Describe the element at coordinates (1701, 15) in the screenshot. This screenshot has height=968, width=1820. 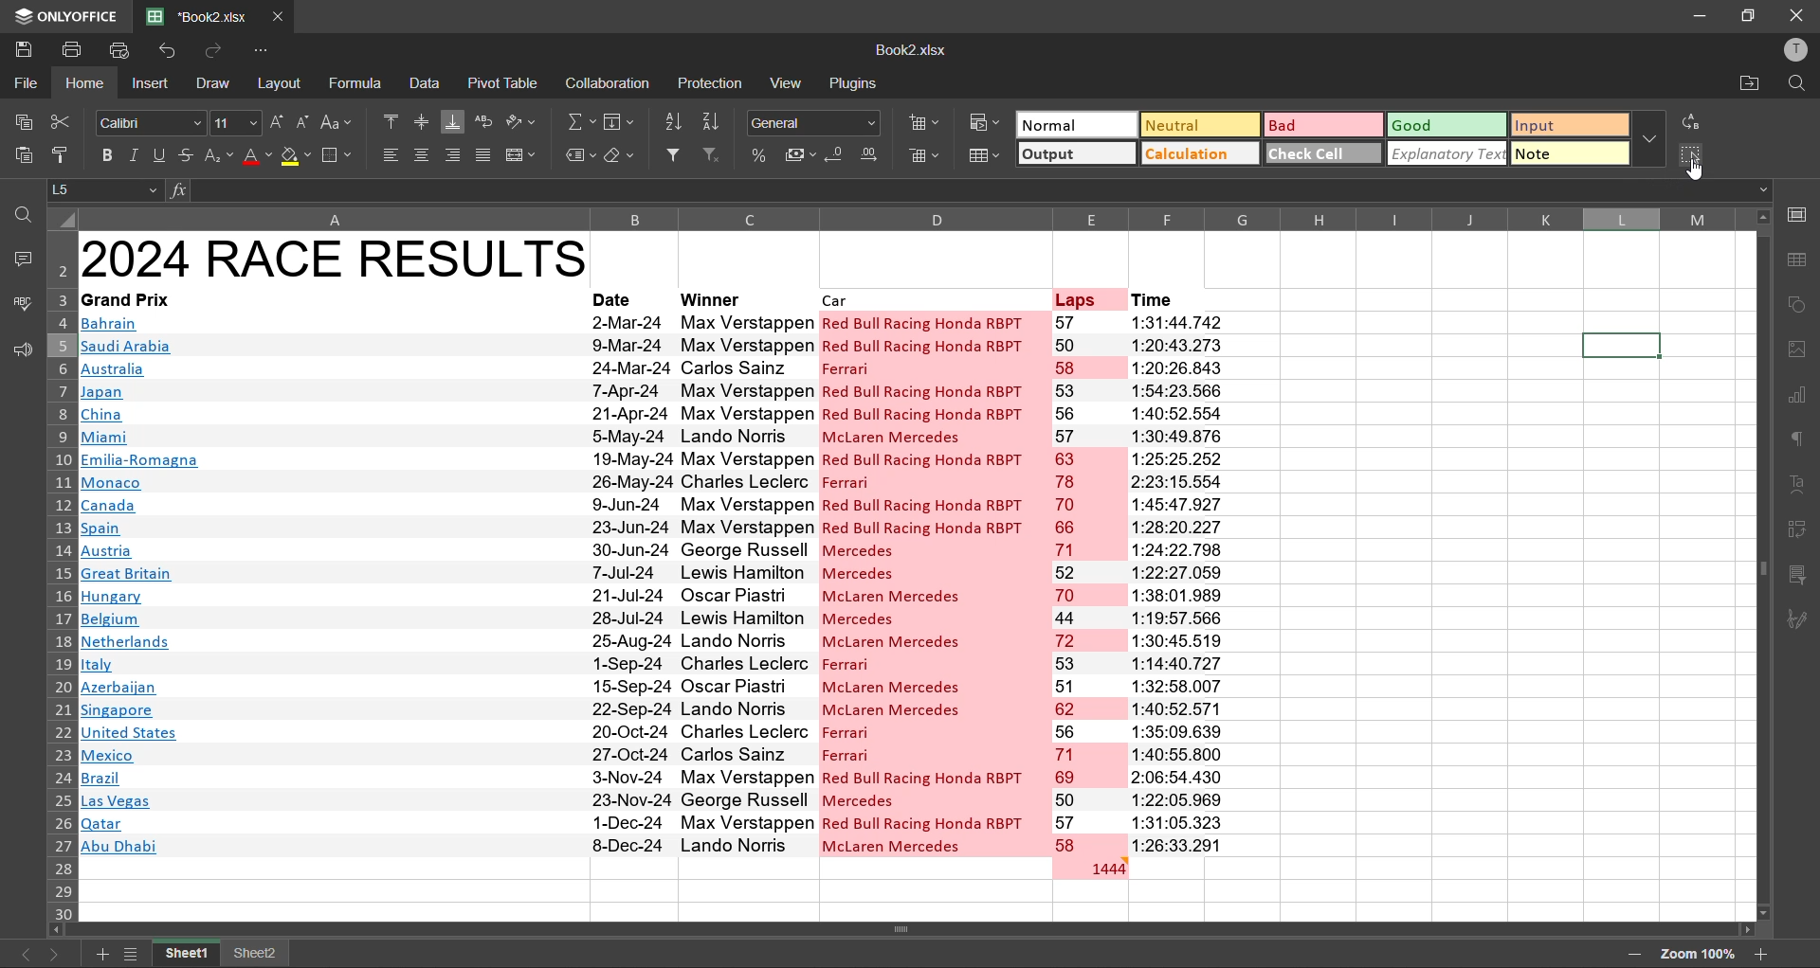
I see `minimize` at that location.